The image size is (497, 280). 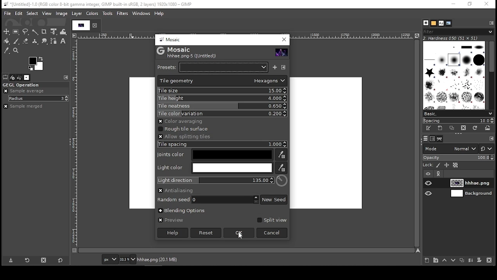 I want to click on tile size, so click(x=222, y=91).